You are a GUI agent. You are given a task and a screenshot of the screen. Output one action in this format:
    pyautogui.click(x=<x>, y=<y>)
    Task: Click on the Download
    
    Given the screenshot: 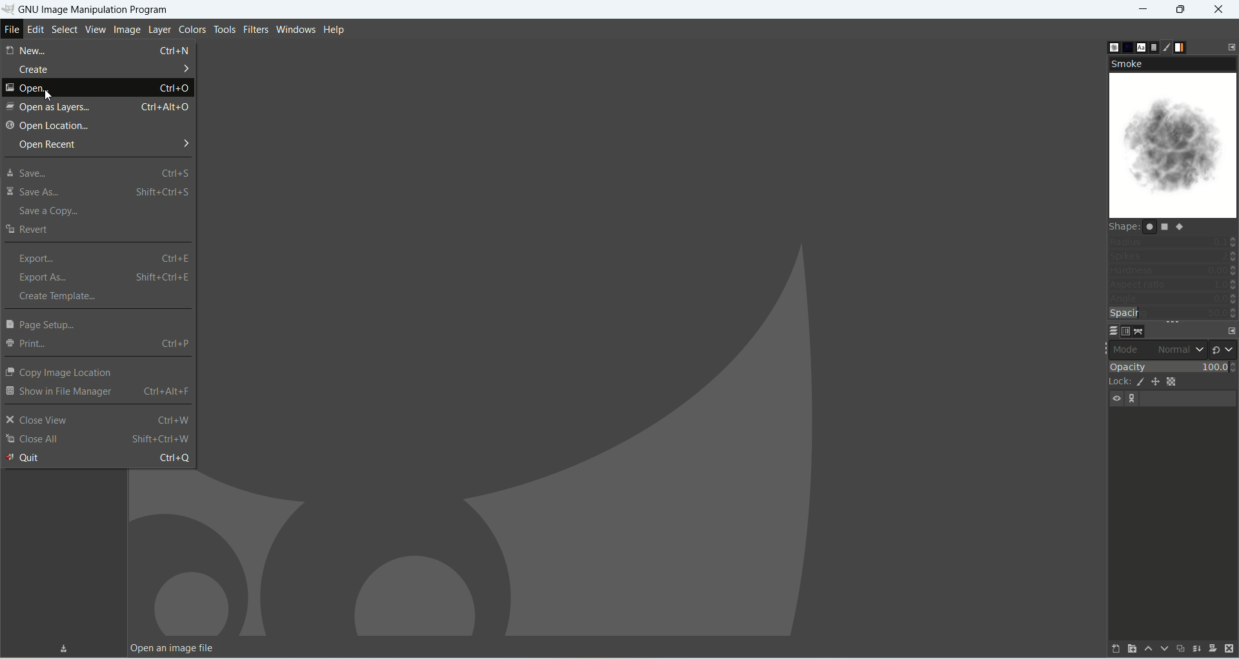 What is the action you would take?
    pyautogui.click(x=65, y=646)
    